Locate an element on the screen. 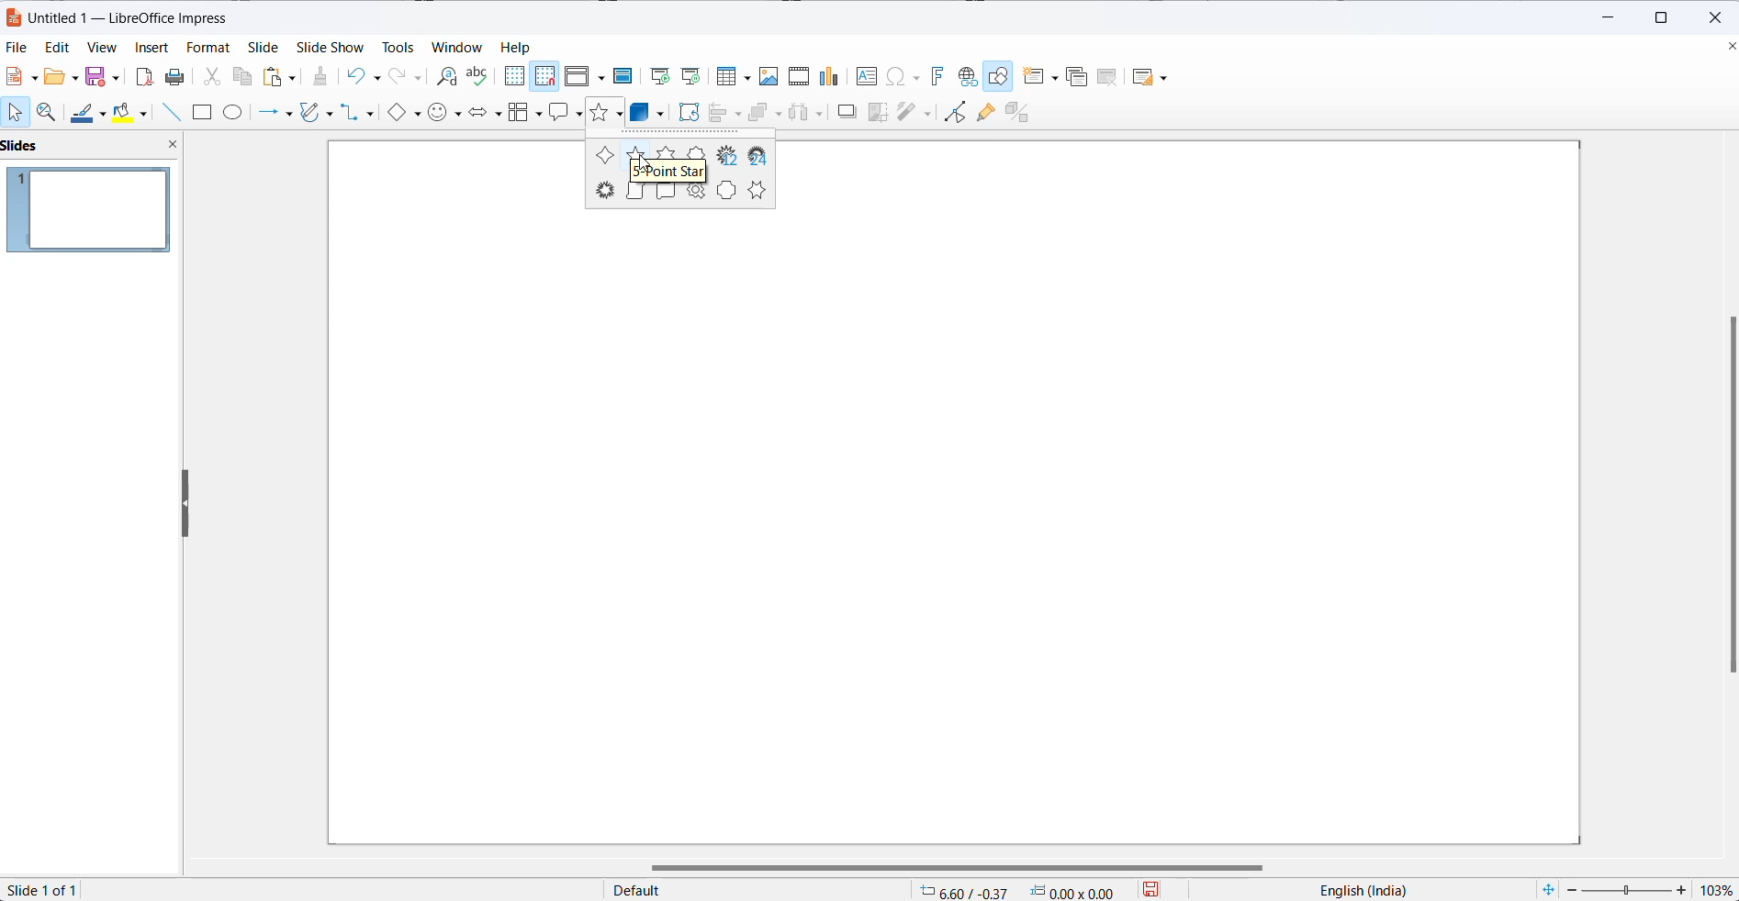 This screenshot has height=901, width=1739. Show draw function is located at coordinates (1000, 76).